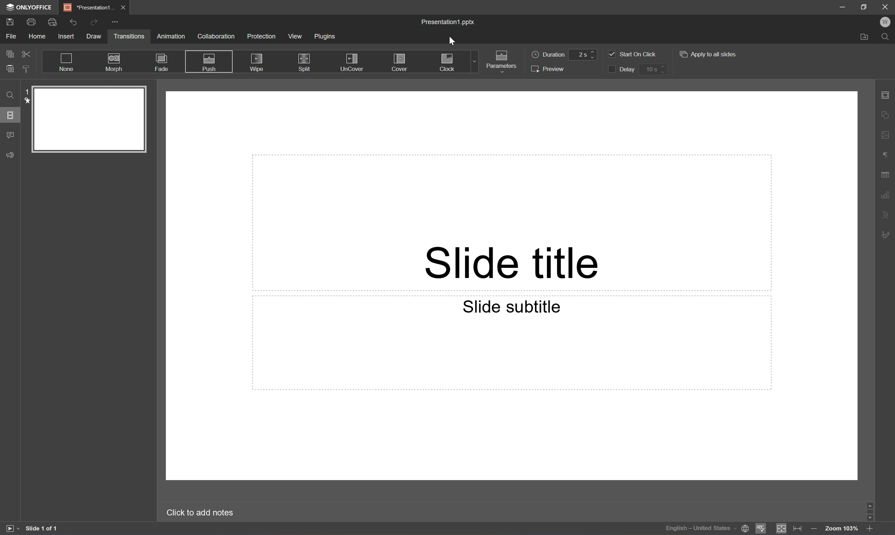  What do you see at coordinates (888, 216) in the screenshot?
I see `Text art settings` at bounding box center [888, 216].